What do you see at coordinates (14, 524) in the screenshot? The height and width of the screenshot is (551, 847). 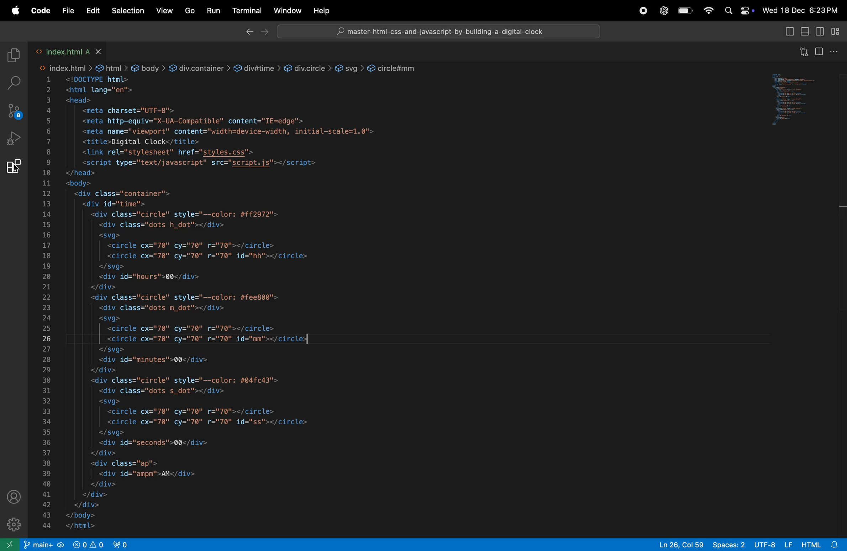 I see `settings` at bounding box center [14, 524].